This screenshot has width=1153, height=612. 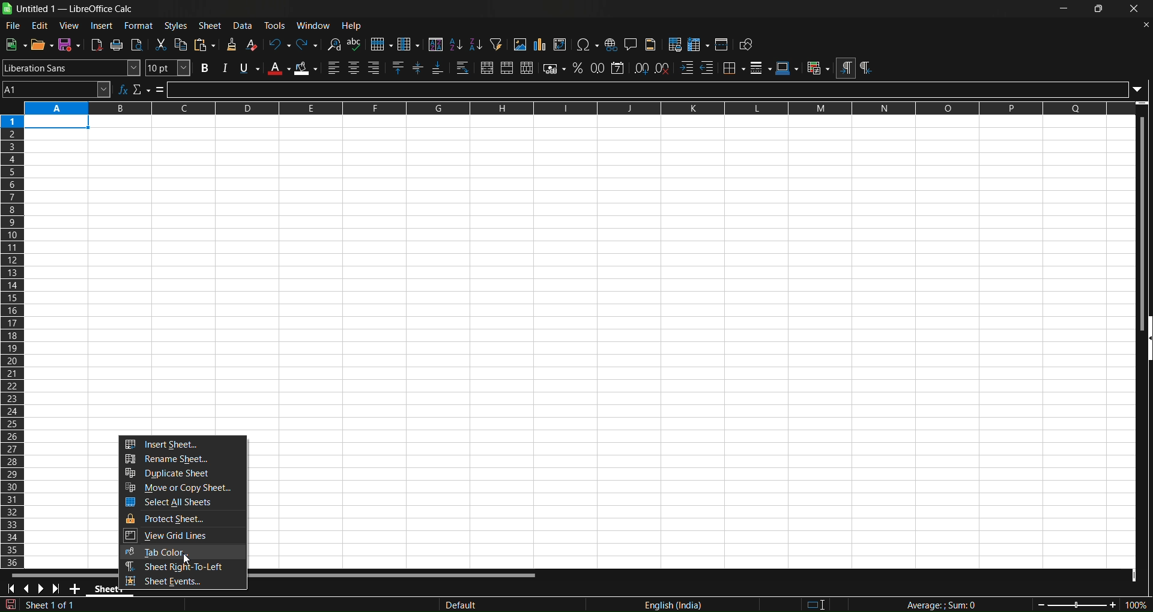 What do you see at coordinates (202, 68) in the screenshot?
I see `bold` at bounding box center [202, 68].